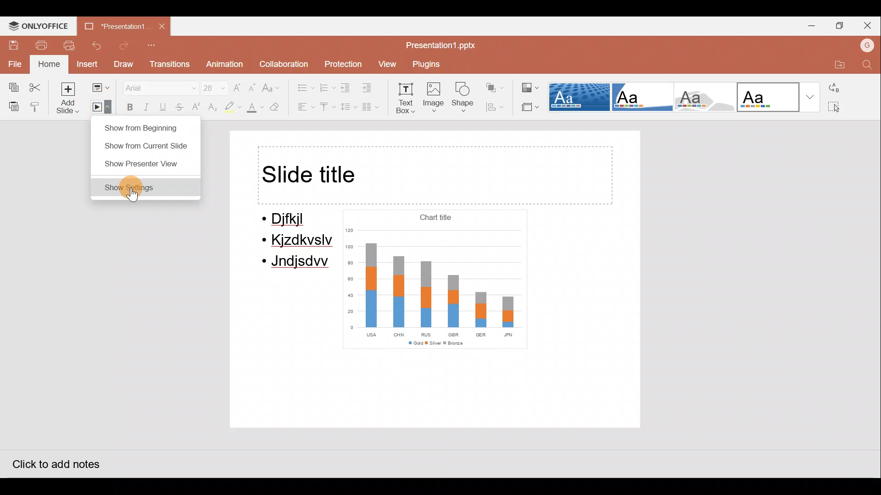 Image resolution: width=881 pixels, height=495 pixels. What do you see at coordinates (35, 44) in the screenshot?
I see `Print file` at bounding box center [35, 44].